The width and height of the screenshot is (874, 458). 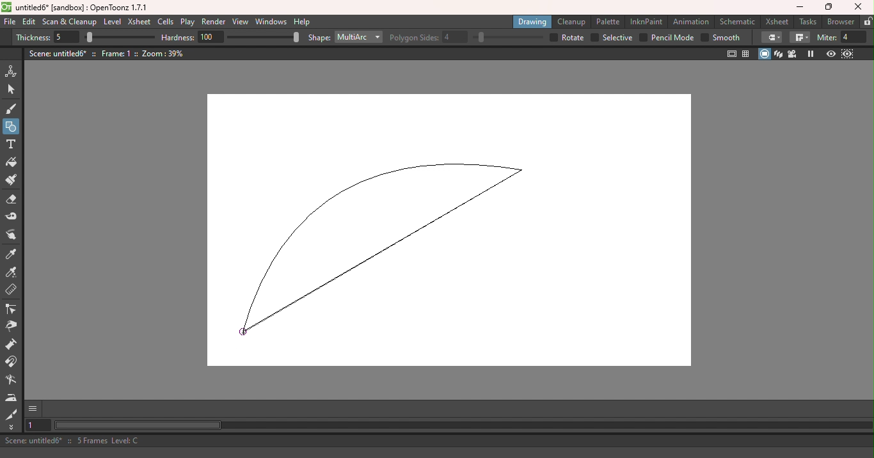 What do you see at coordinates (463, 425) in the screenshot?
I see `Horizontal scroll bar` at bounding box center [463, 425].